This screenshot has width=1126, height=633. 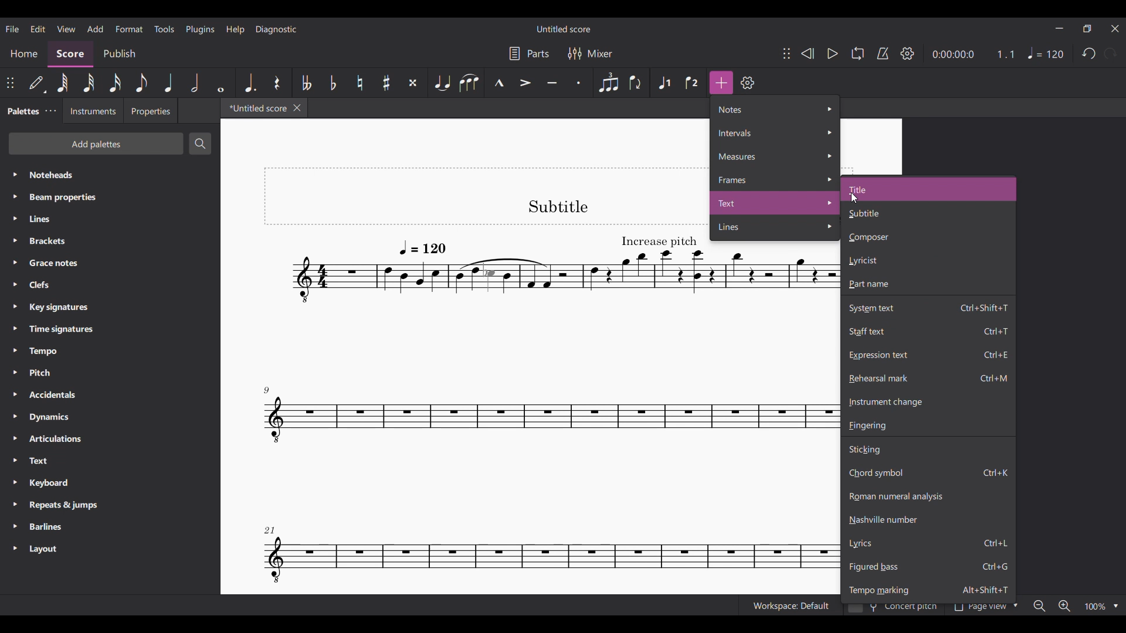 What do you see at coordinates (200, 29) in the screenshot?
I see `Plugins meu` at bounding box center [200, 29].